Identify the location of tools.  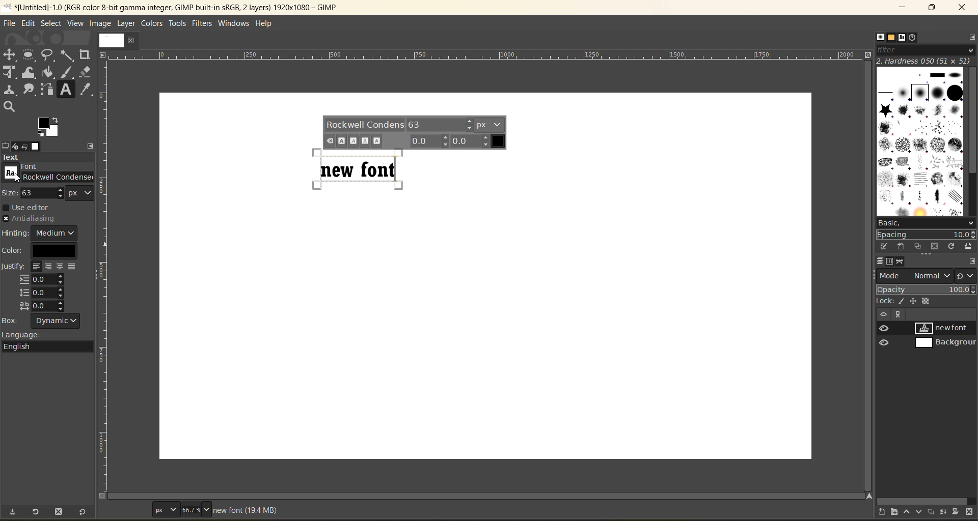
(49, 81).